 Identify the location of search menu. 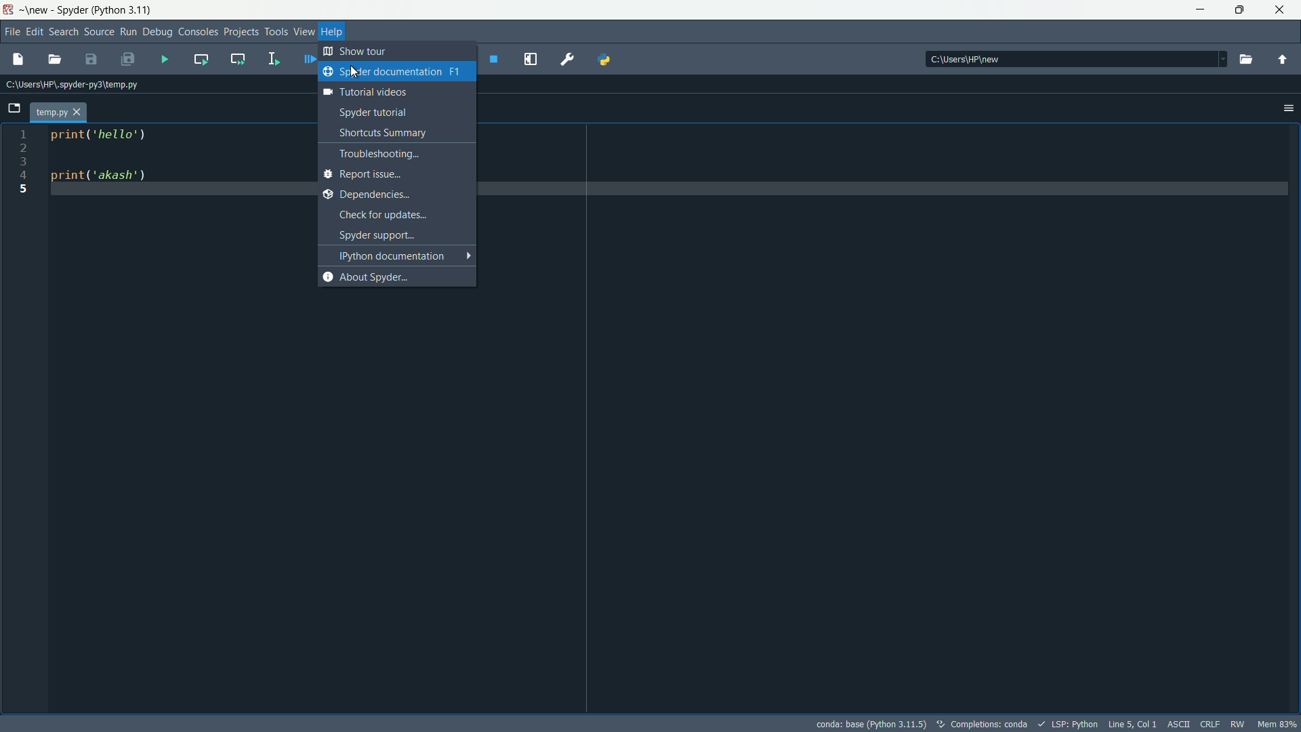
(63, 33).